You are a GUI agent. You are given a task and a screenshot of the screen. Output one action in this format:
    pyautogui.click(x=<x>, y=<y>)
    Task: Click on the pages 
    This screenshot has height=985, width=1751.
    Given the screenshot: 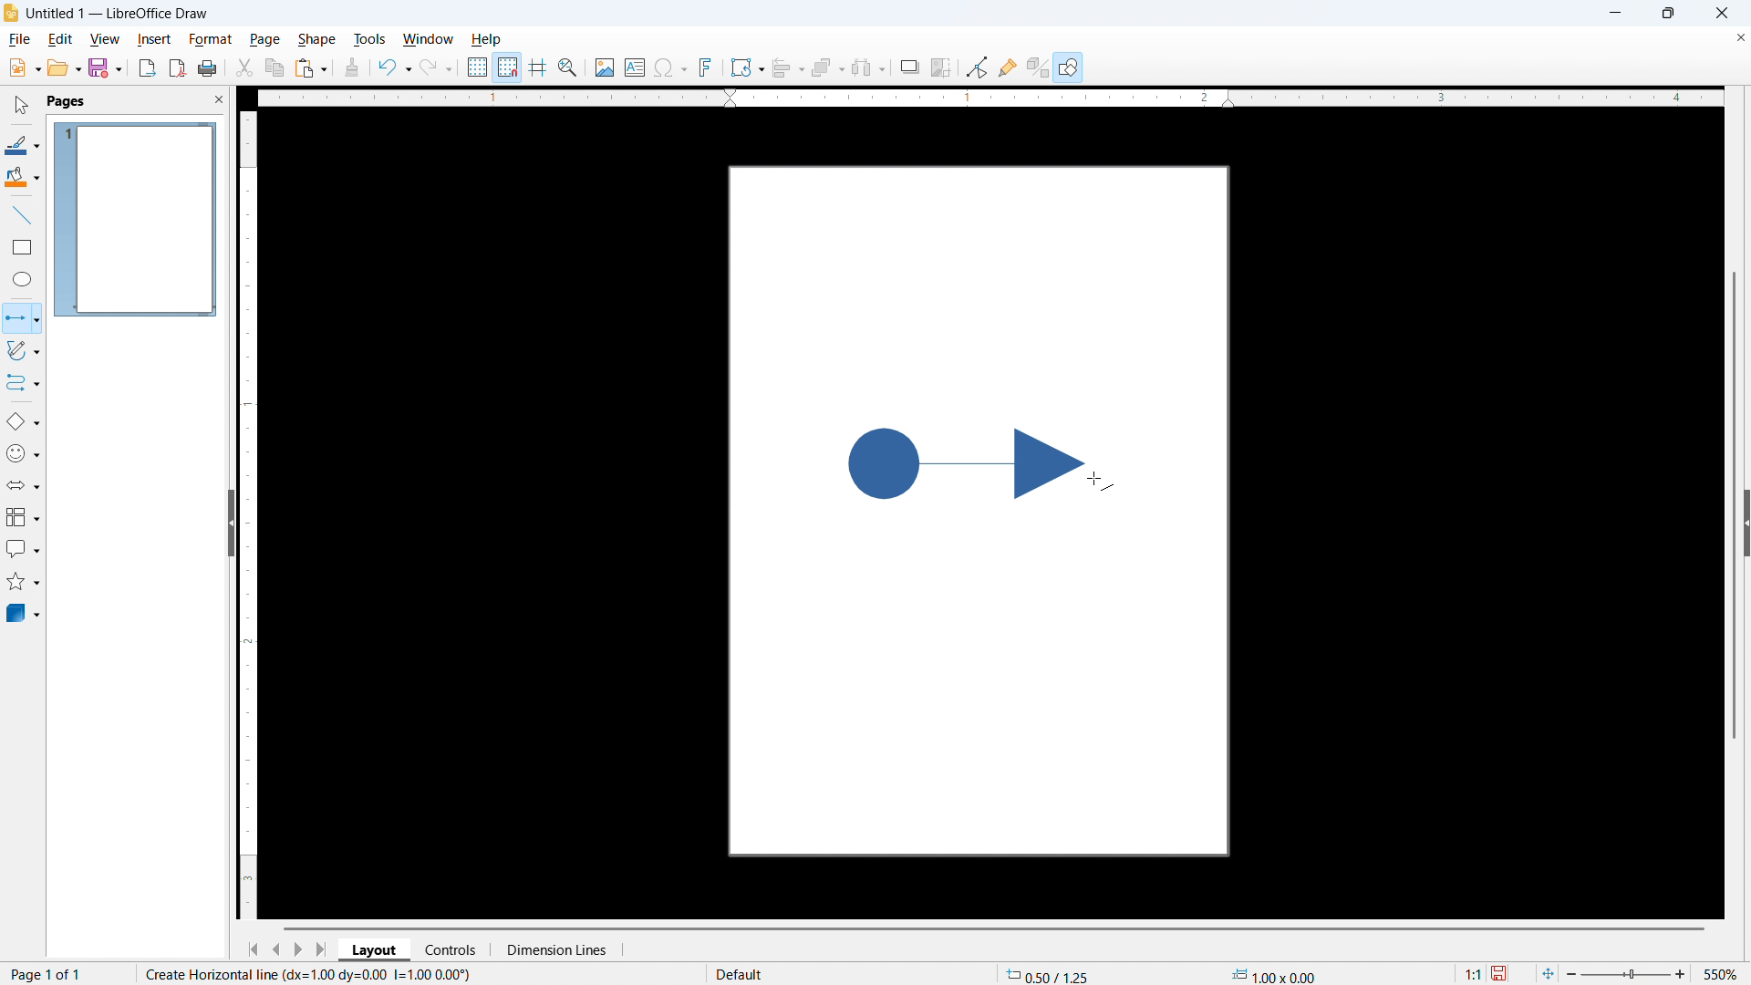 What is the action you would take?
    pyautogui.click(x=68, y=101)
    